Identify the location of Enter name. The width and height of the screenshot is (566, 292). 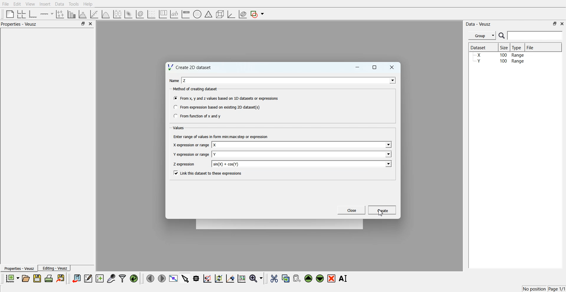
(302, 145).